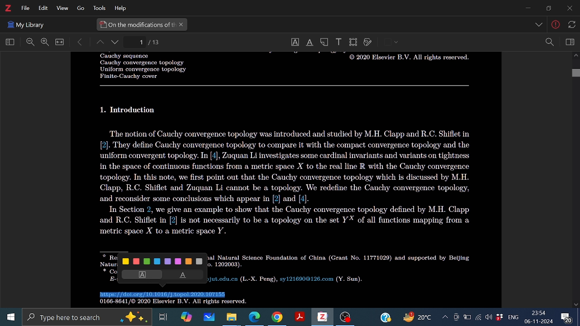  Describe the element at coordinates (456, 317) in the screenshot. I see `Meet` at that location.